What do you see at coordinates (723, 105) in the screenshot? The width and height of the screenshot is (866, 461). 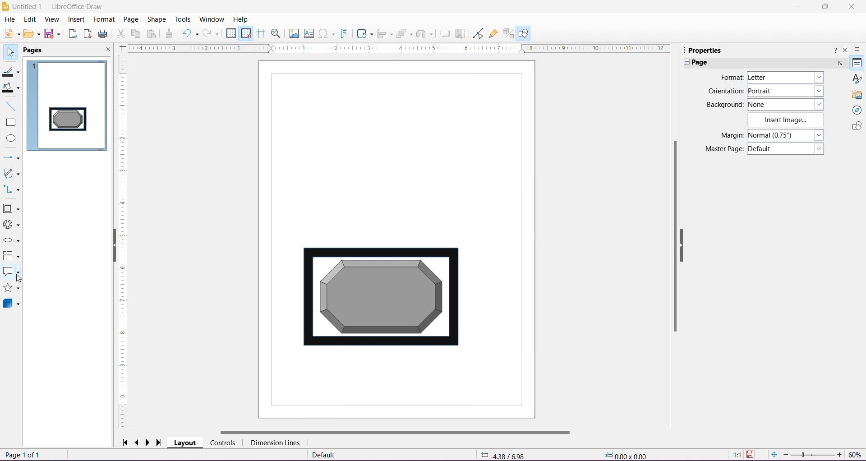 I see `Background` at bounding box center [723, 105].